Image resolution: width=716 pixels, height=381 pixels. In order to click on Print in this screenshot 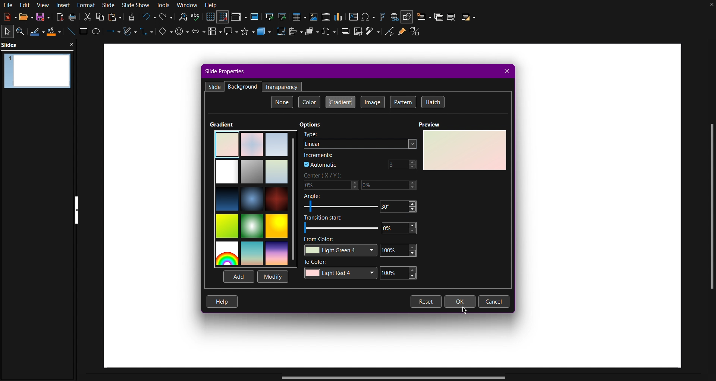, I will do `click(72, 17)`.